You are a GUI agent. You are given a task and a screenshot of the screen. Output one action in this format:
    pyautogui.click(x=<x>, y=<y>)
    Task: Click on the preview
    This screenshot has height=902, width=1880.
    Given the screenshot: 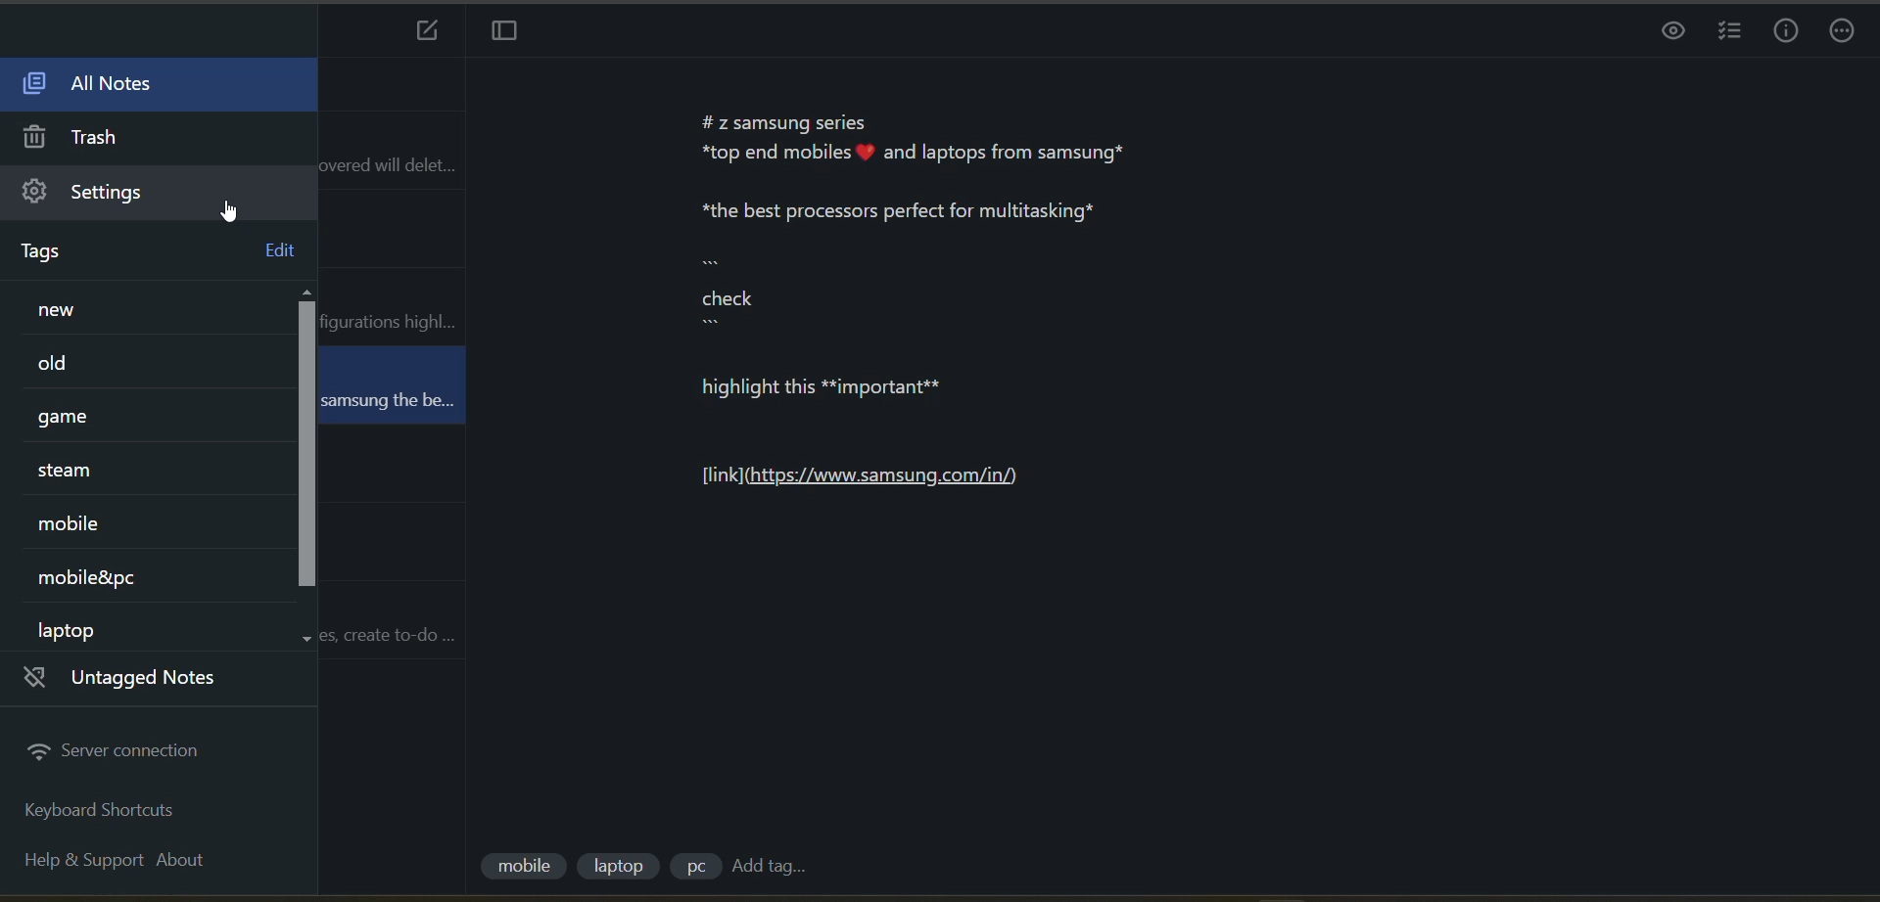 What is the action you would take?
    pyautogui.click(x=1668, y=35)
    